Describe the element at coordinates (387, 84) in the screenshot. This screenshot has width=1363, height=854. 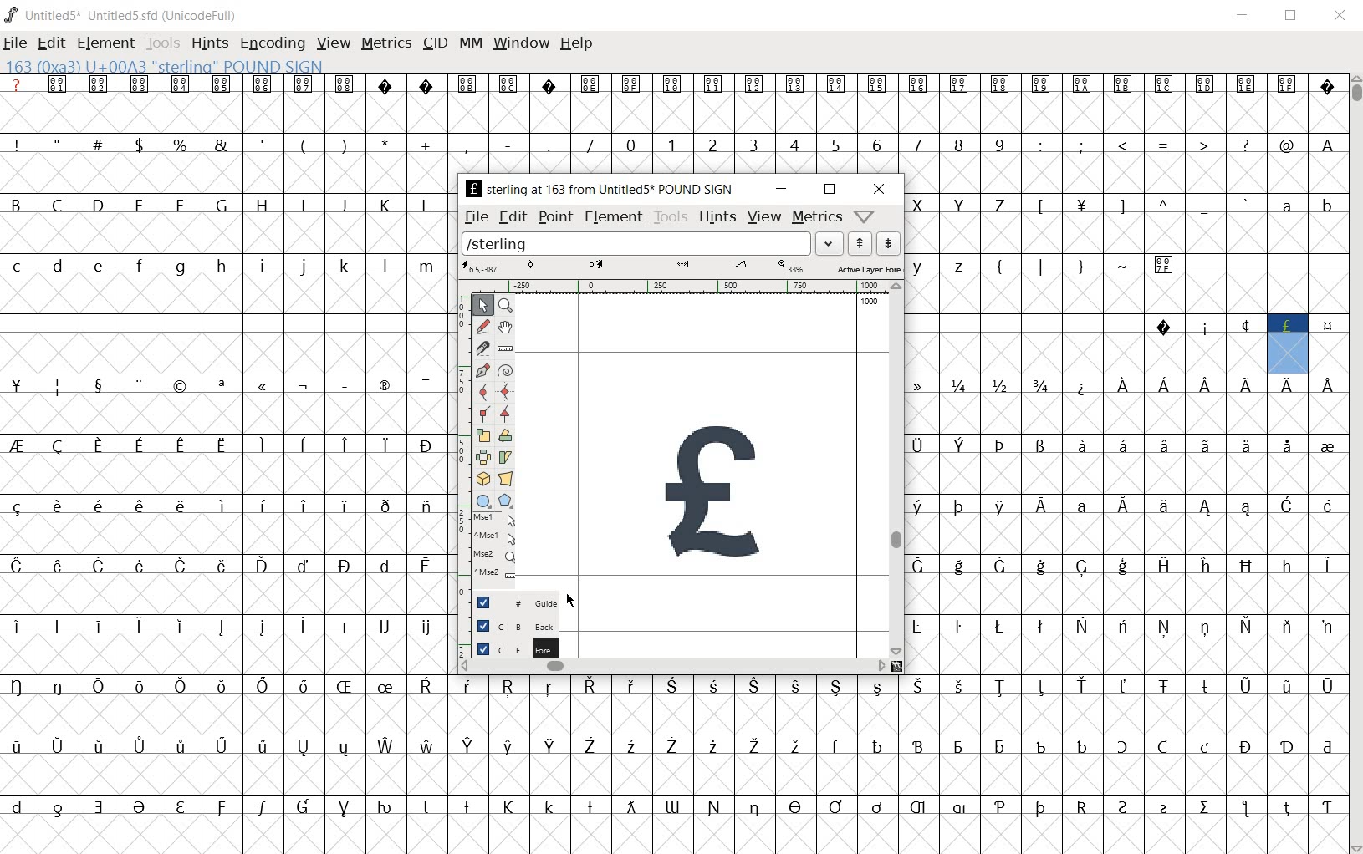
I see `Symbol` at that location.